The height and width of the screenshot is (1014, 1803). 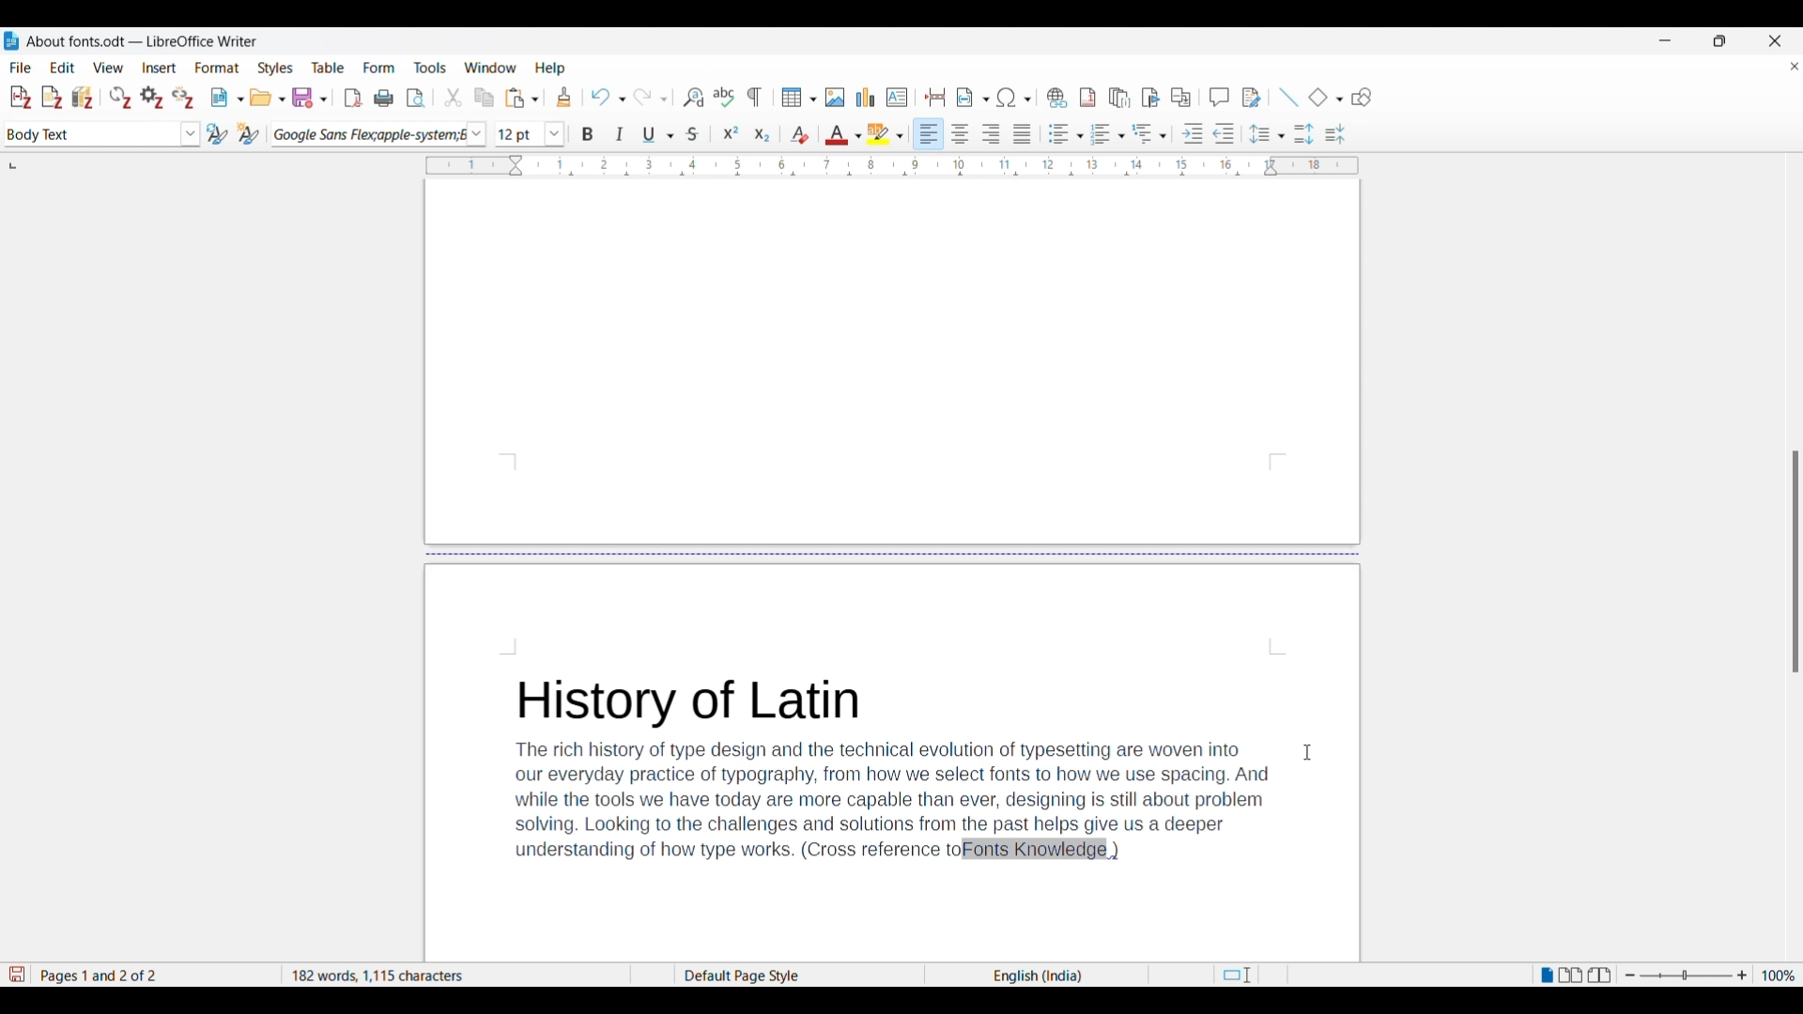 I want to click on Clear direct formatting , so click(x=800, y=133).